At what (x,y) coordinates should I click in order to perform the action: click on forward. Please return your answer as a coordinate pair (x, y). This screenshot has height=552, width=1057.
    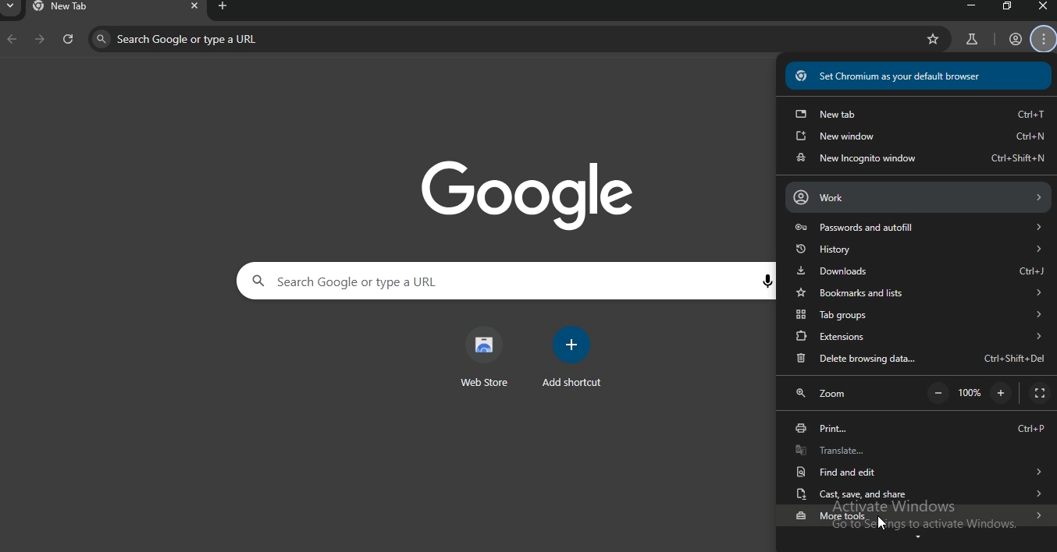
    Looking at the image, I should click on (38, 40).